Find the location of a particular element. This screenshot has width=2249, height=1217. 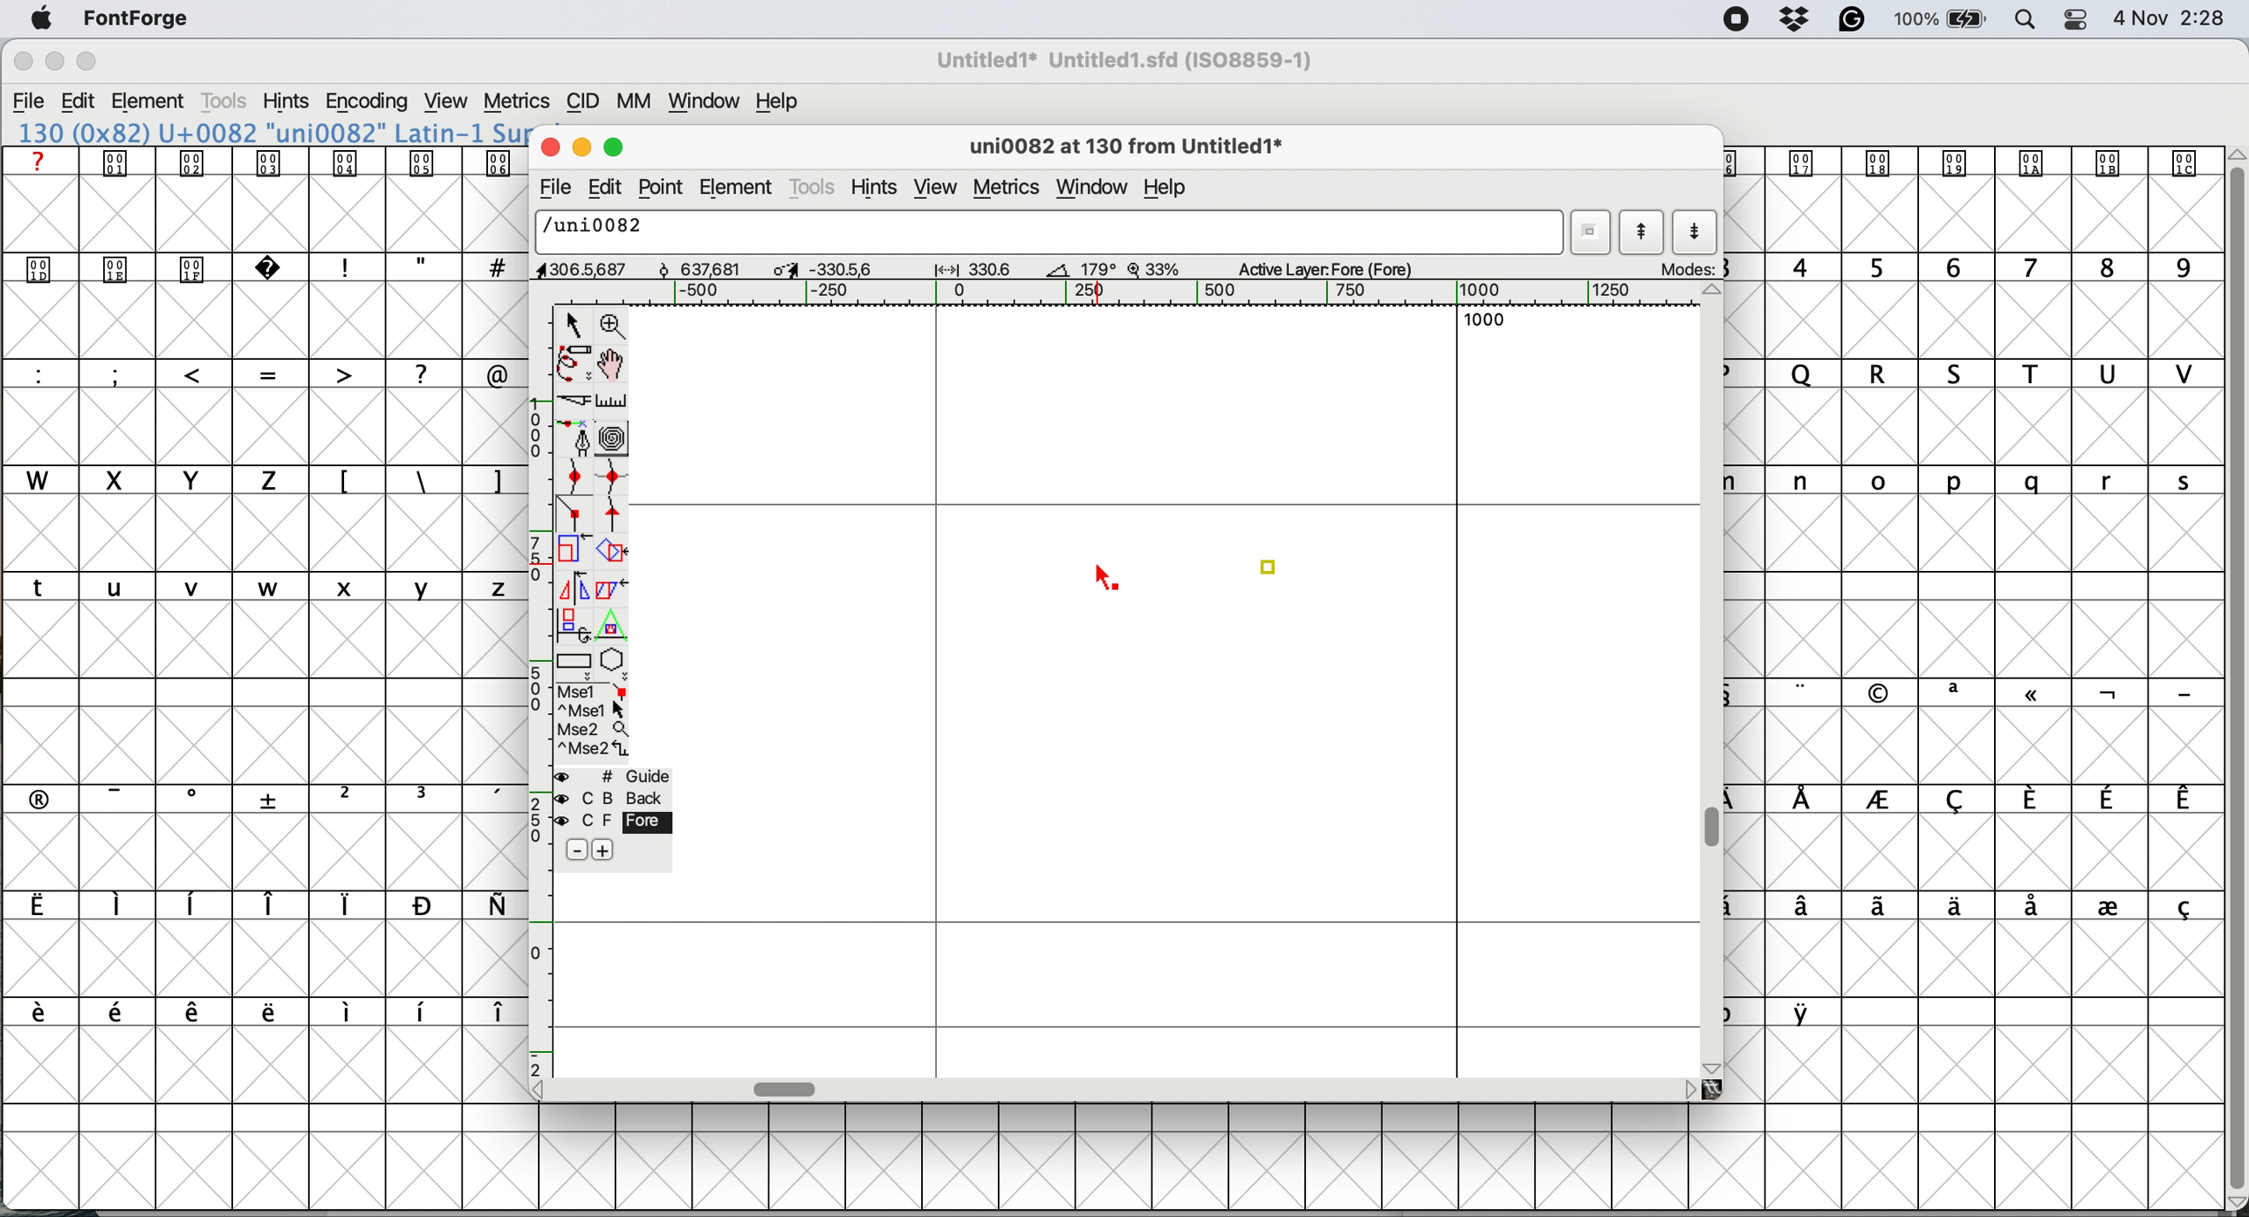

dimensions is located at coordinates (825, 268).